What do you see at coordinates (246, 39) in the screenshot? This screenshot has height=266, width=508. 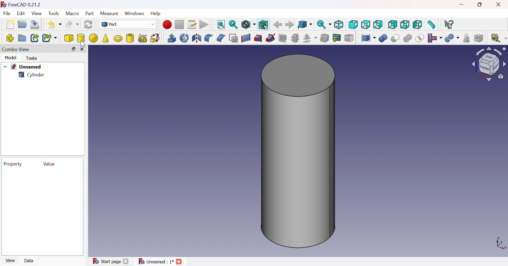 I see `Create ruled surface` at bounding box center [246, 39].